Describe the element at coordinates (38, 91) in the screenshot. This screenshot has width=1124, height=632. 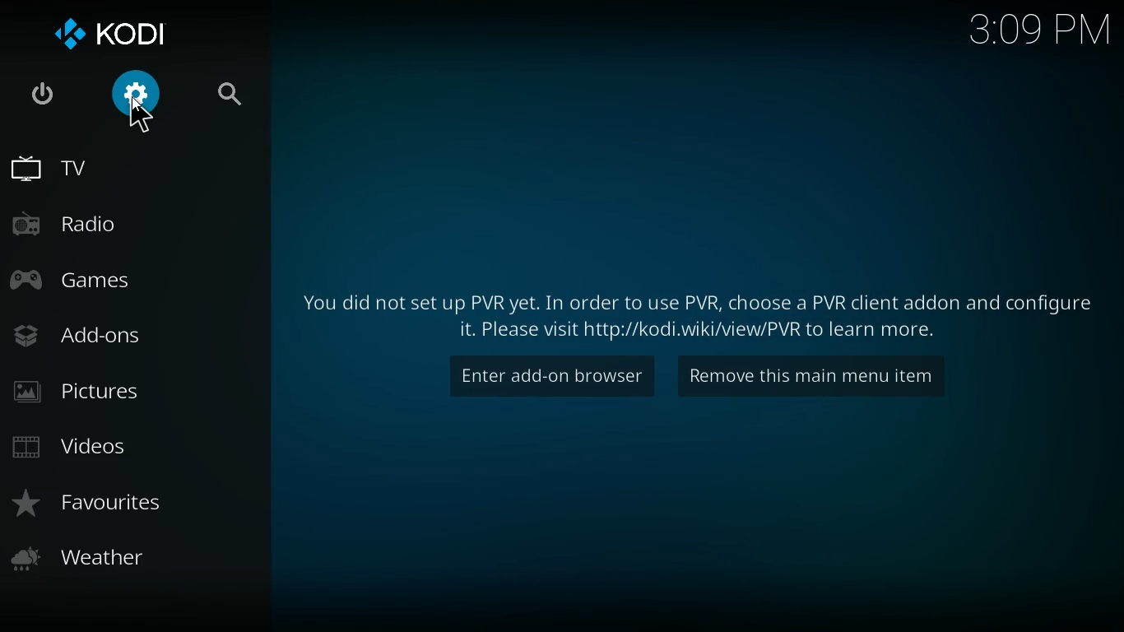
I see `power` at that location.